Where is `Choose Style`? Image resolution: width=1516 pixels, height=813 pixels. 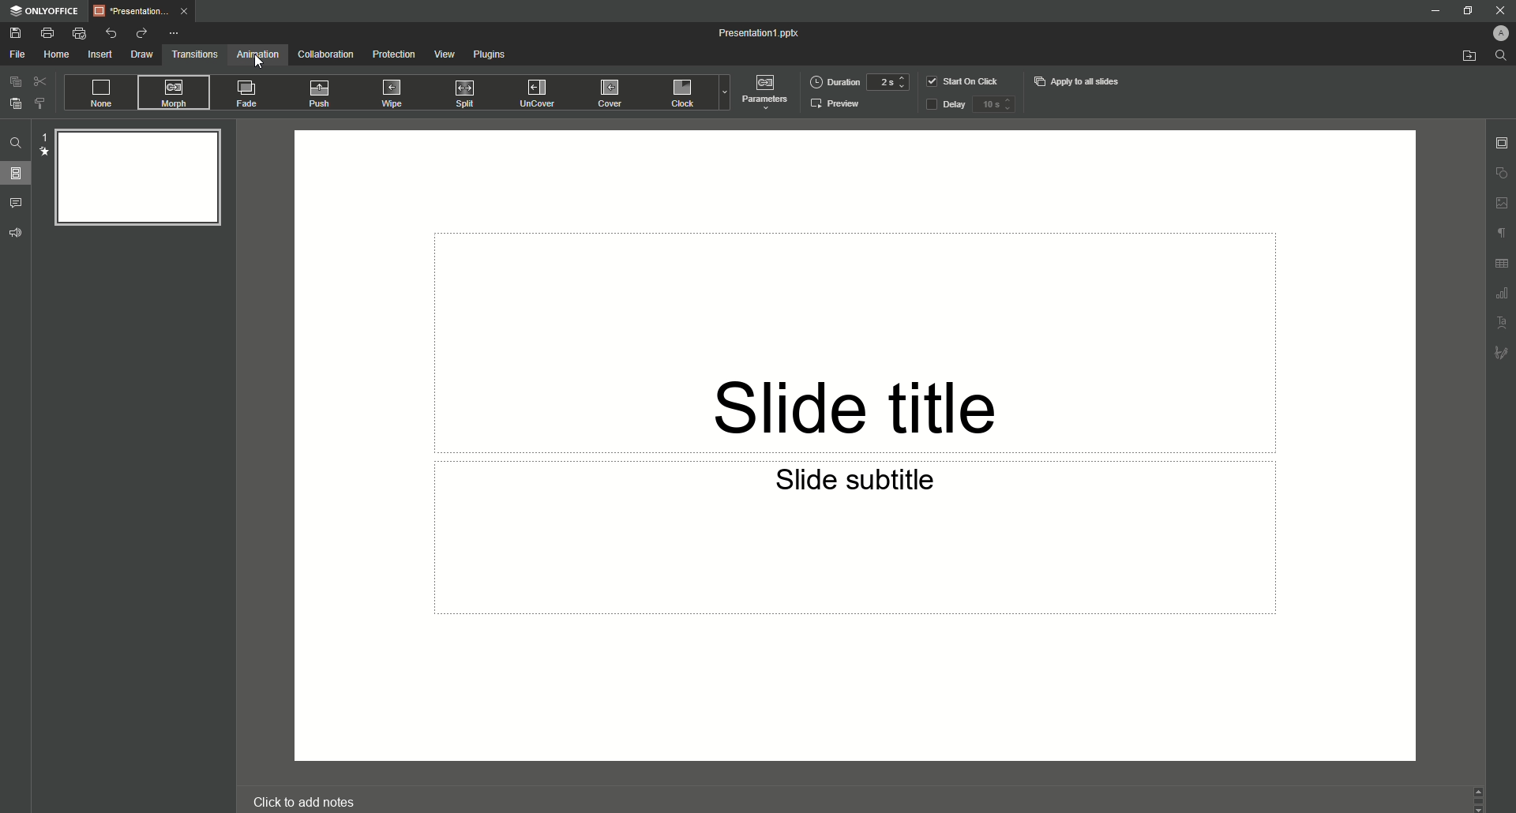 Choose Style is located at coordinates (40, 103).